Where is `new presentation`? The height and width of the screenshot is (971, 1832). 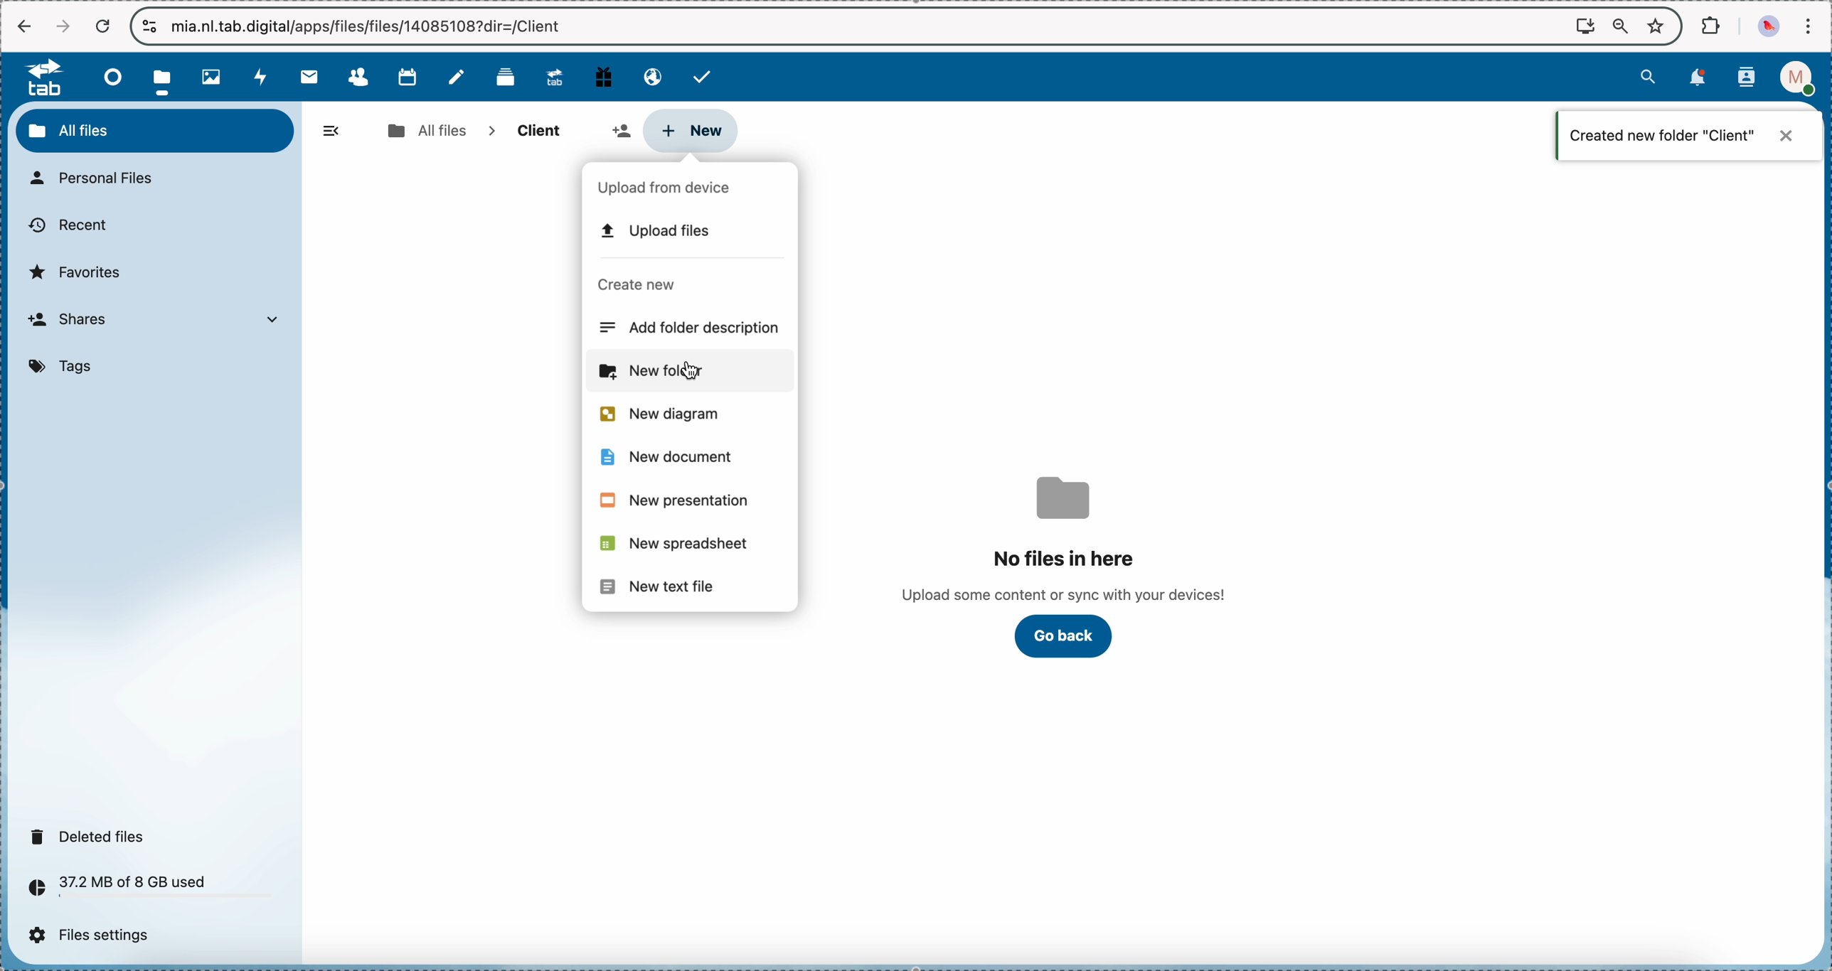 new presentation is located at coordinates (674, 502).